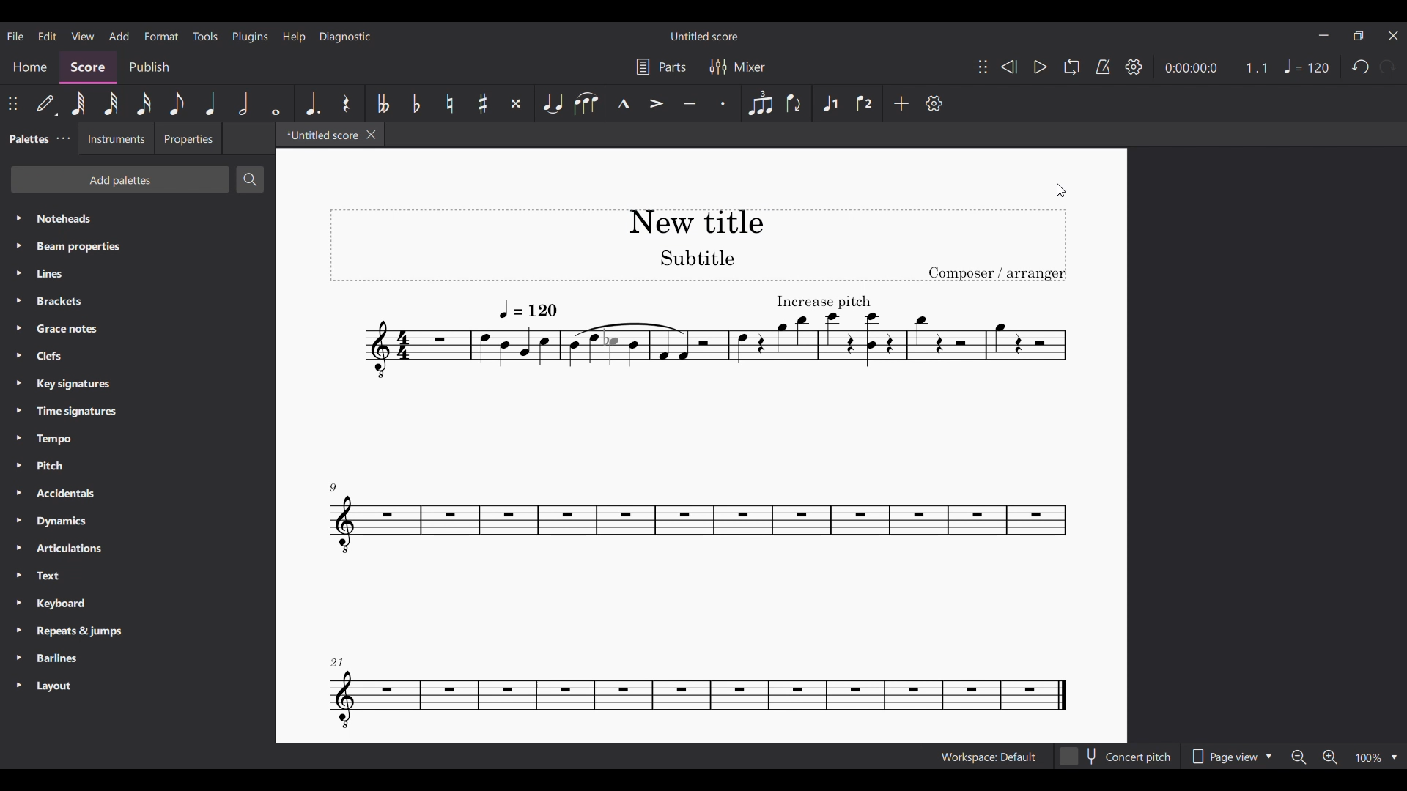 The width and height of the screenshot is (1407, 791). What do you see at coordinates (1103, 67) in the screenshot?
I see `Metronome` at bounding box center [1103, 67].